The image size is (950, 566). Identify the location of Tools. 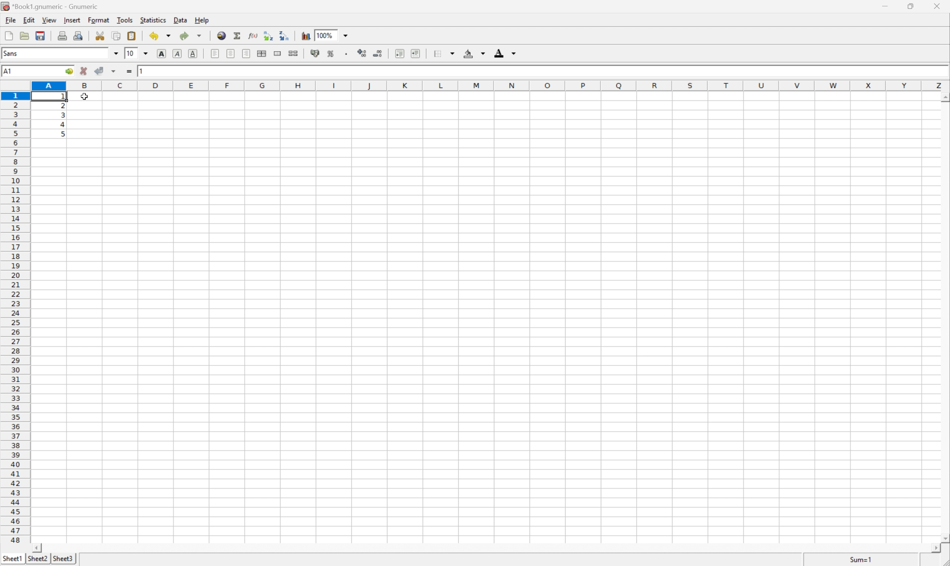
(125, 20).